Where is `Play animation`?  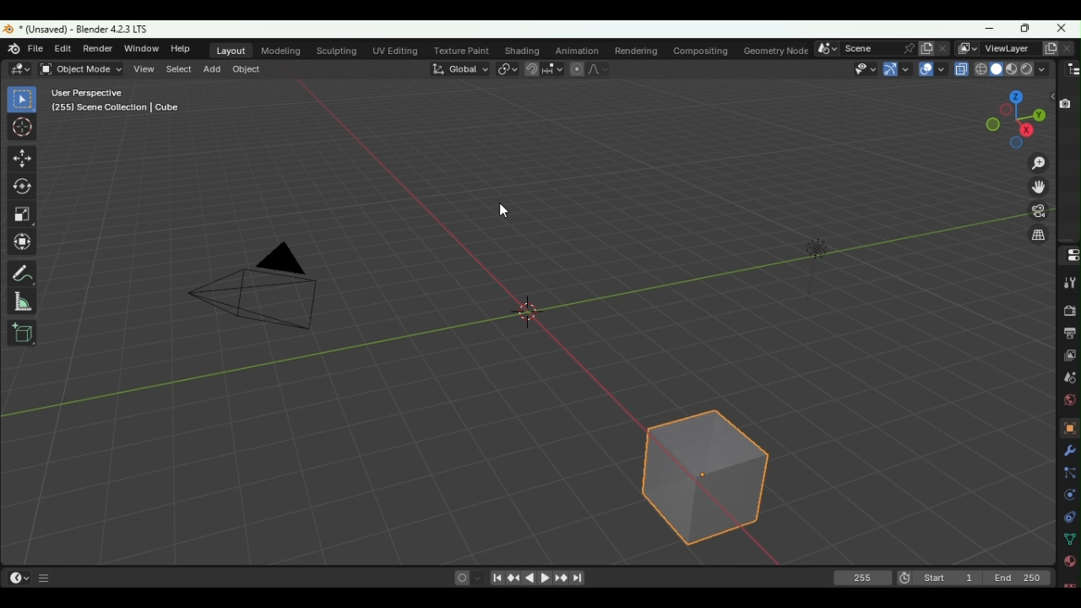
Play animation is located at coordinates (531, 578).